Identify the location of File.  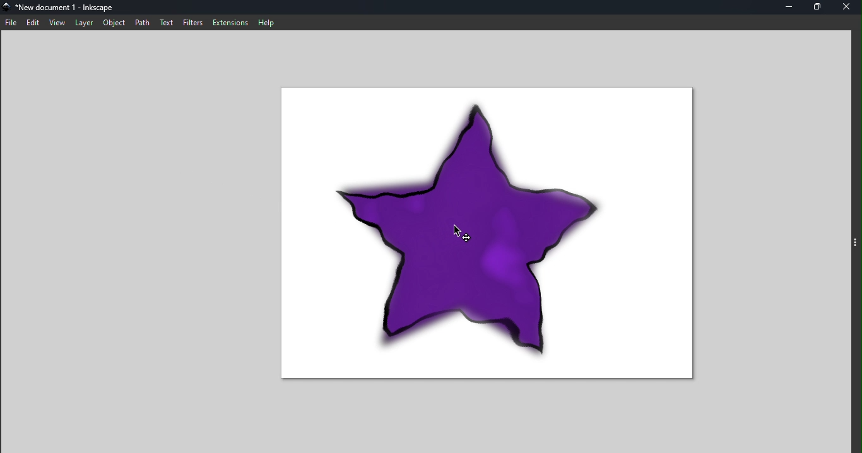
(11, 21).